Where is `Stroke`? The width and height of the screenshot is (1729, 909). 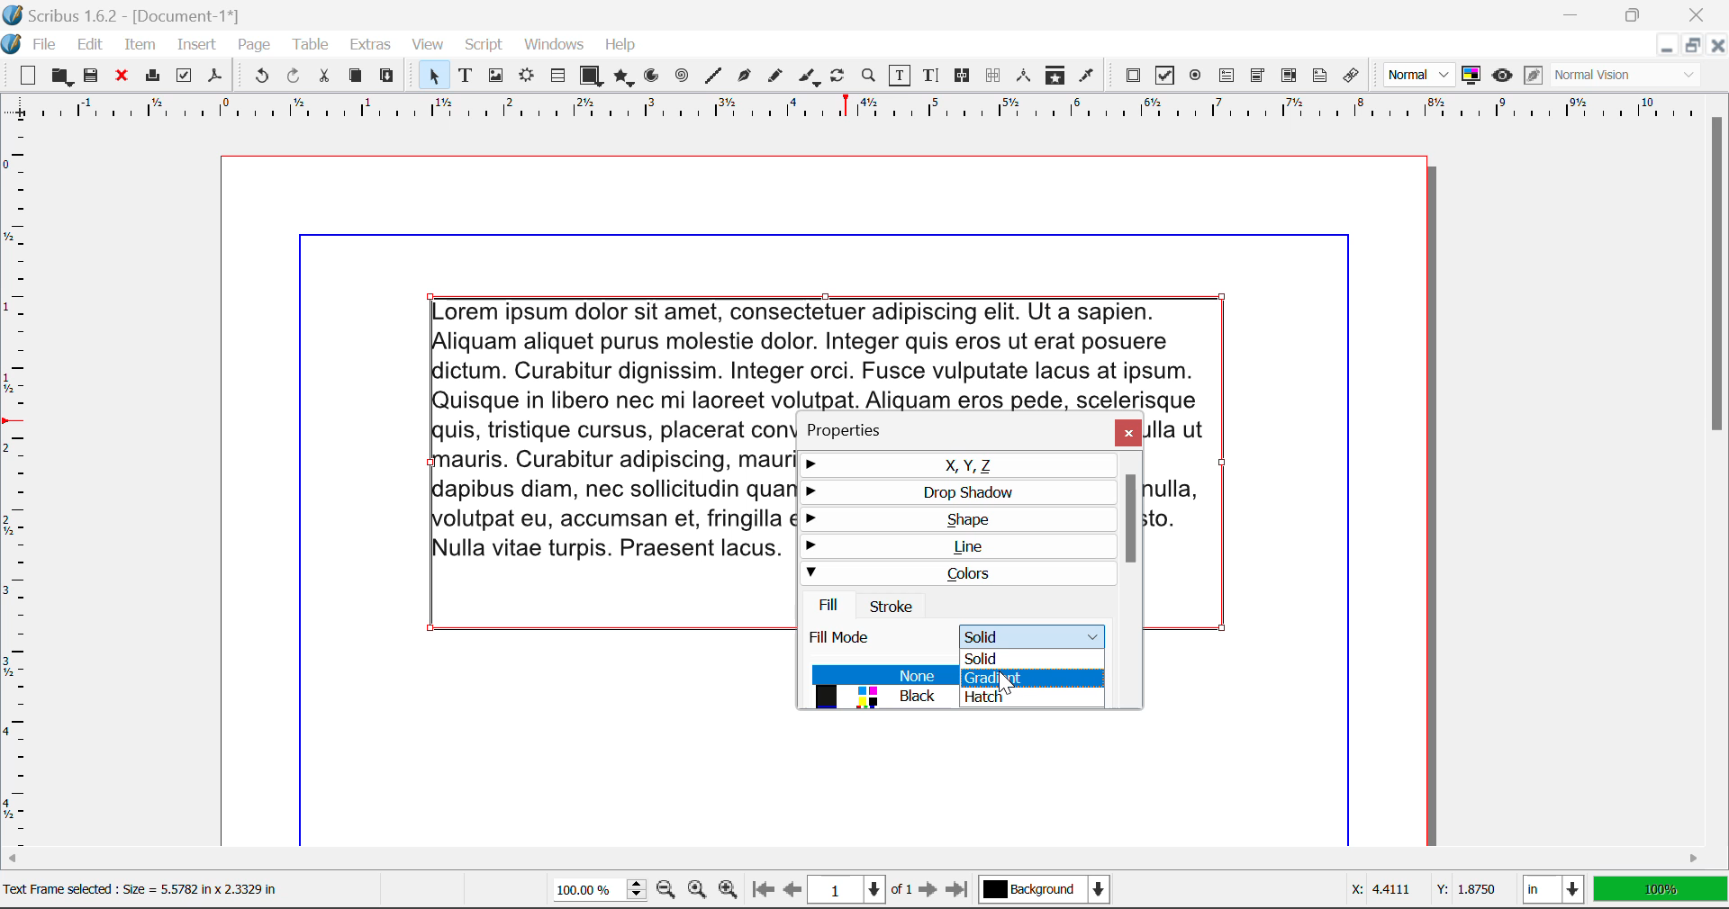 Stroke is located at coordinates (892, 605).